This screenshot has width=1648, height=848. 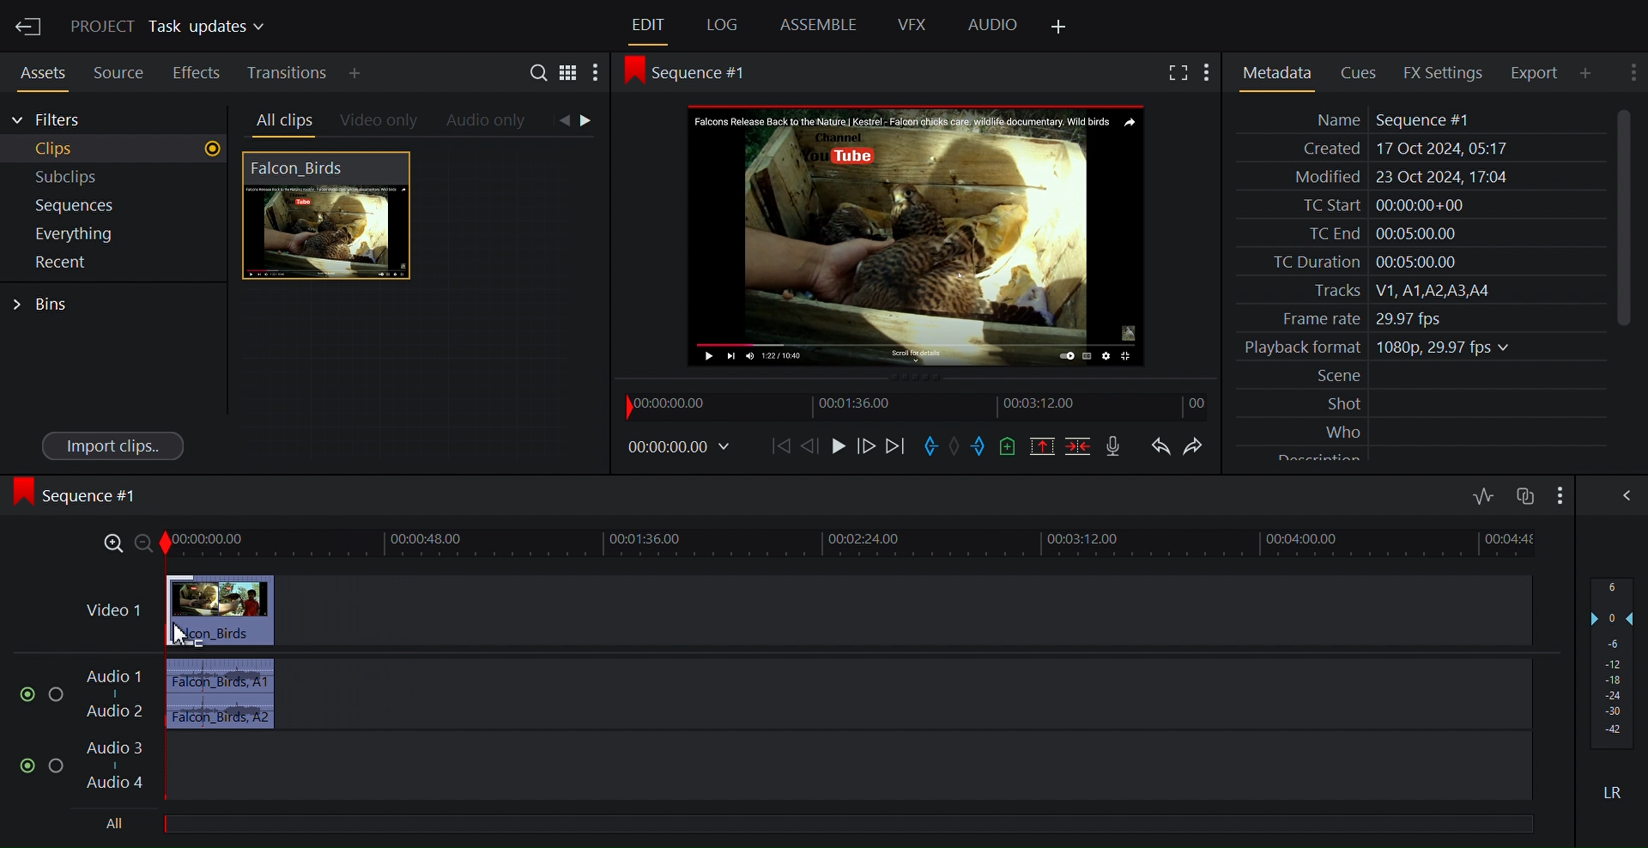 I want to click on Toggle between list and tile view, so click(x=571, y=76).